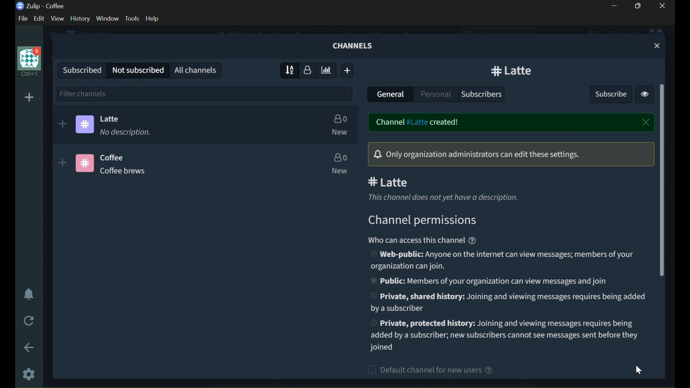 Image resolution: width=690 pixels, height=388 pixels. I want to click on VIEW, so click(57, 19).